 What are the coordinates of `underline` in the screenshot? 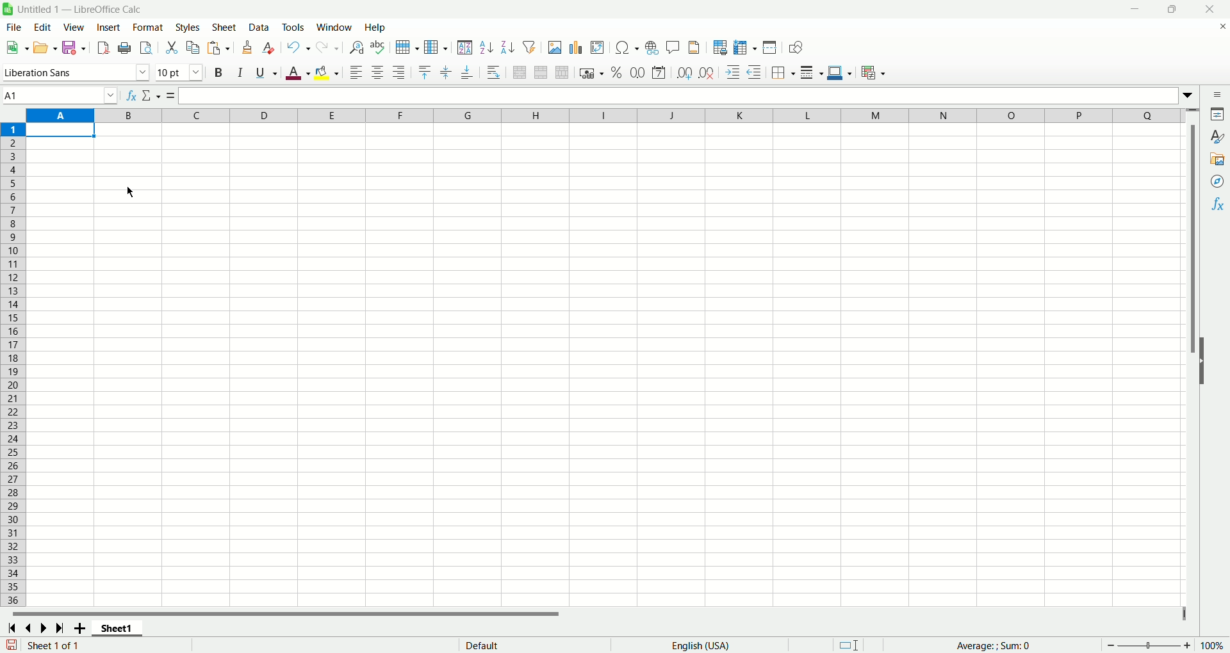 It's located at (265, 72).